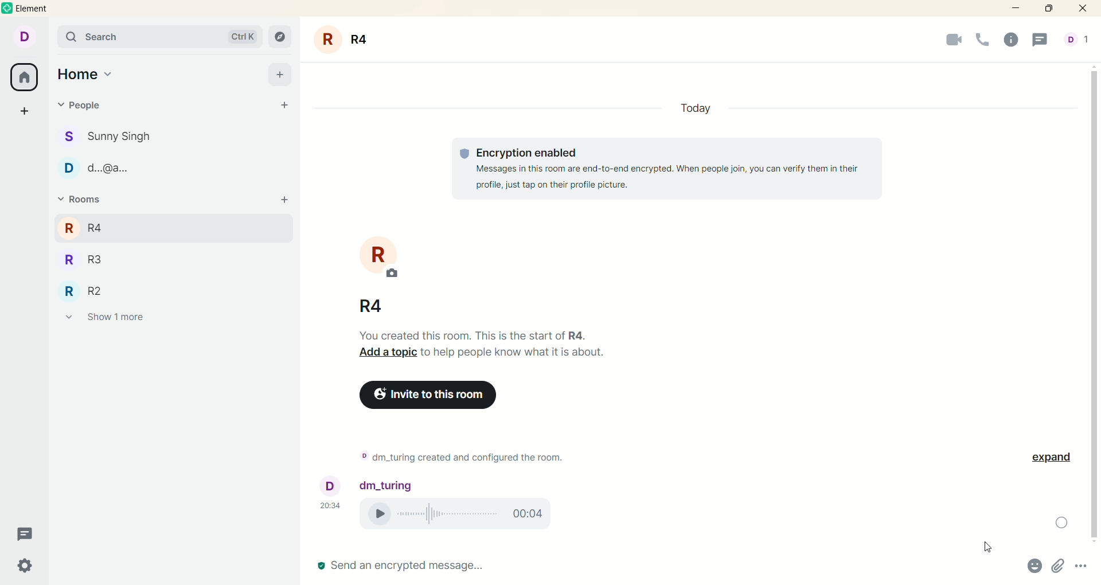  What do you see at coordinates (494, 350) in the screenshot?
I see `text` at bounding box center [494, 350].